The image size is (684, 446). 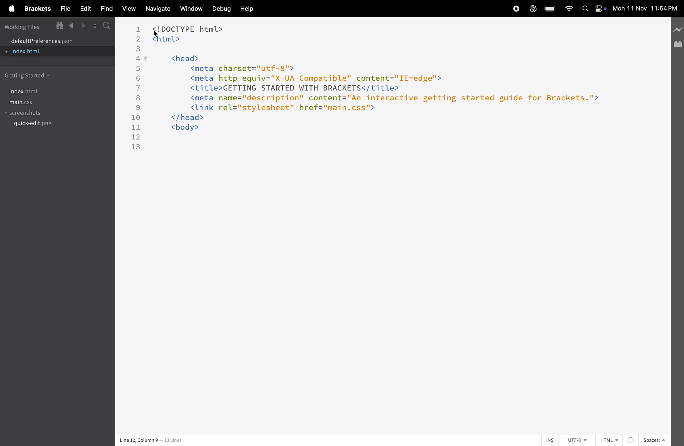 I want to click on show in file tree, so click(x=58, y=25).